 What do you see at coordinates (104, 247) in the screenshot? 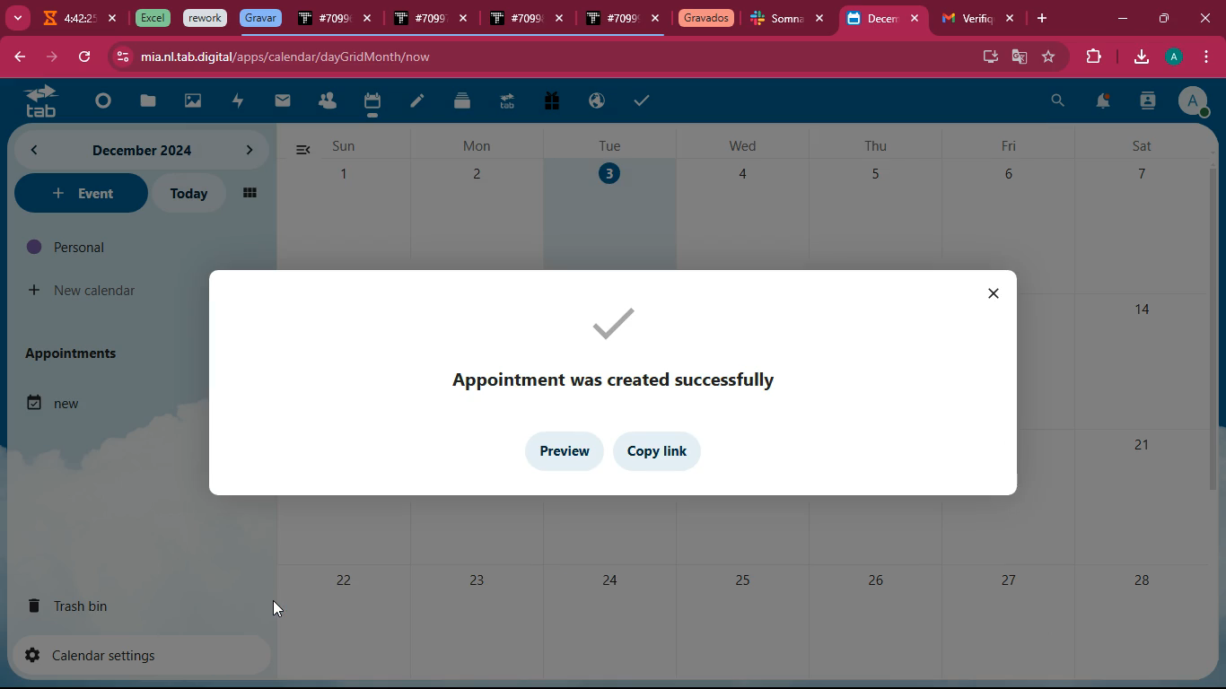
I see `personal` at bounding box center [104, 247].